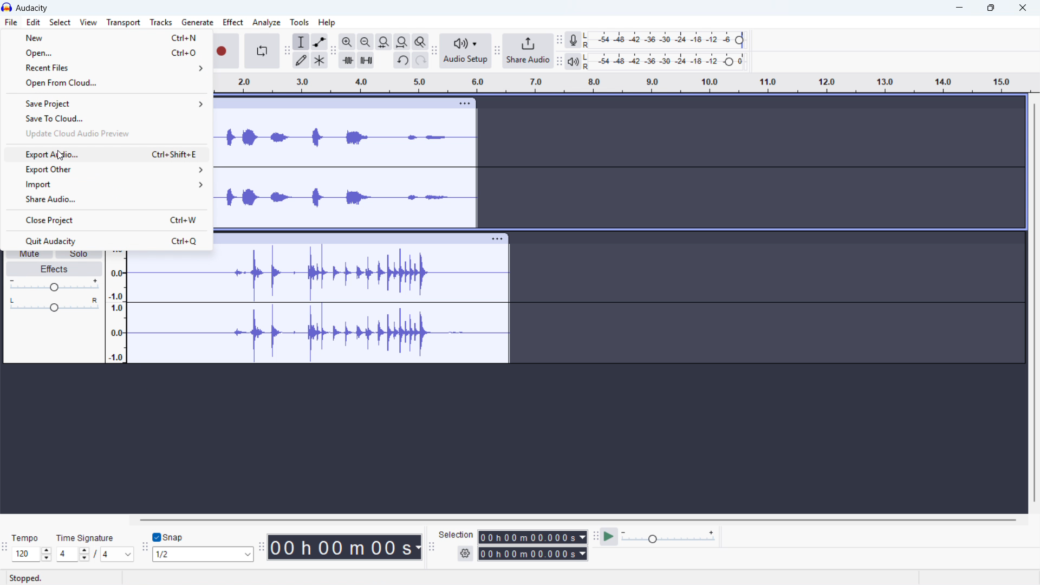  Describe the element at coordinates (465, 554) in the screenshot. I see `Selection settings` at that location.